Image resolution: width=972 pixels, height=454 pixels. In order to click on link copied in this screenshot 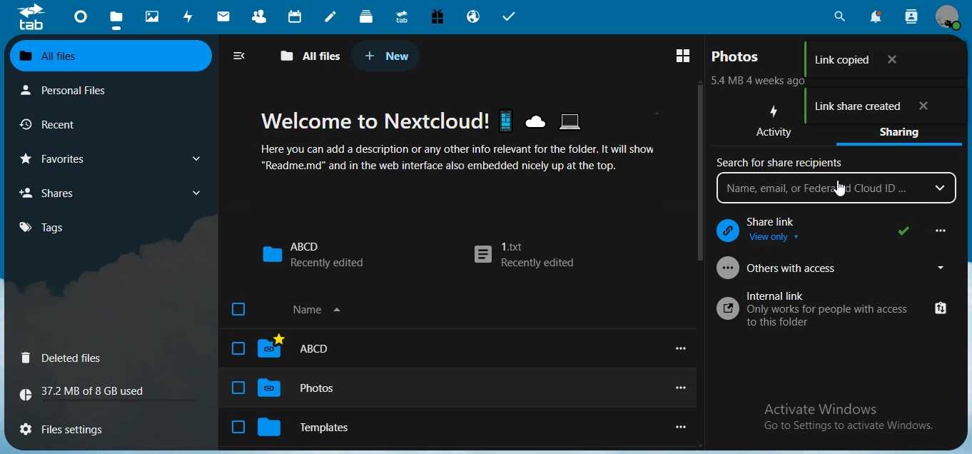, I will do `click(881, 60)`.